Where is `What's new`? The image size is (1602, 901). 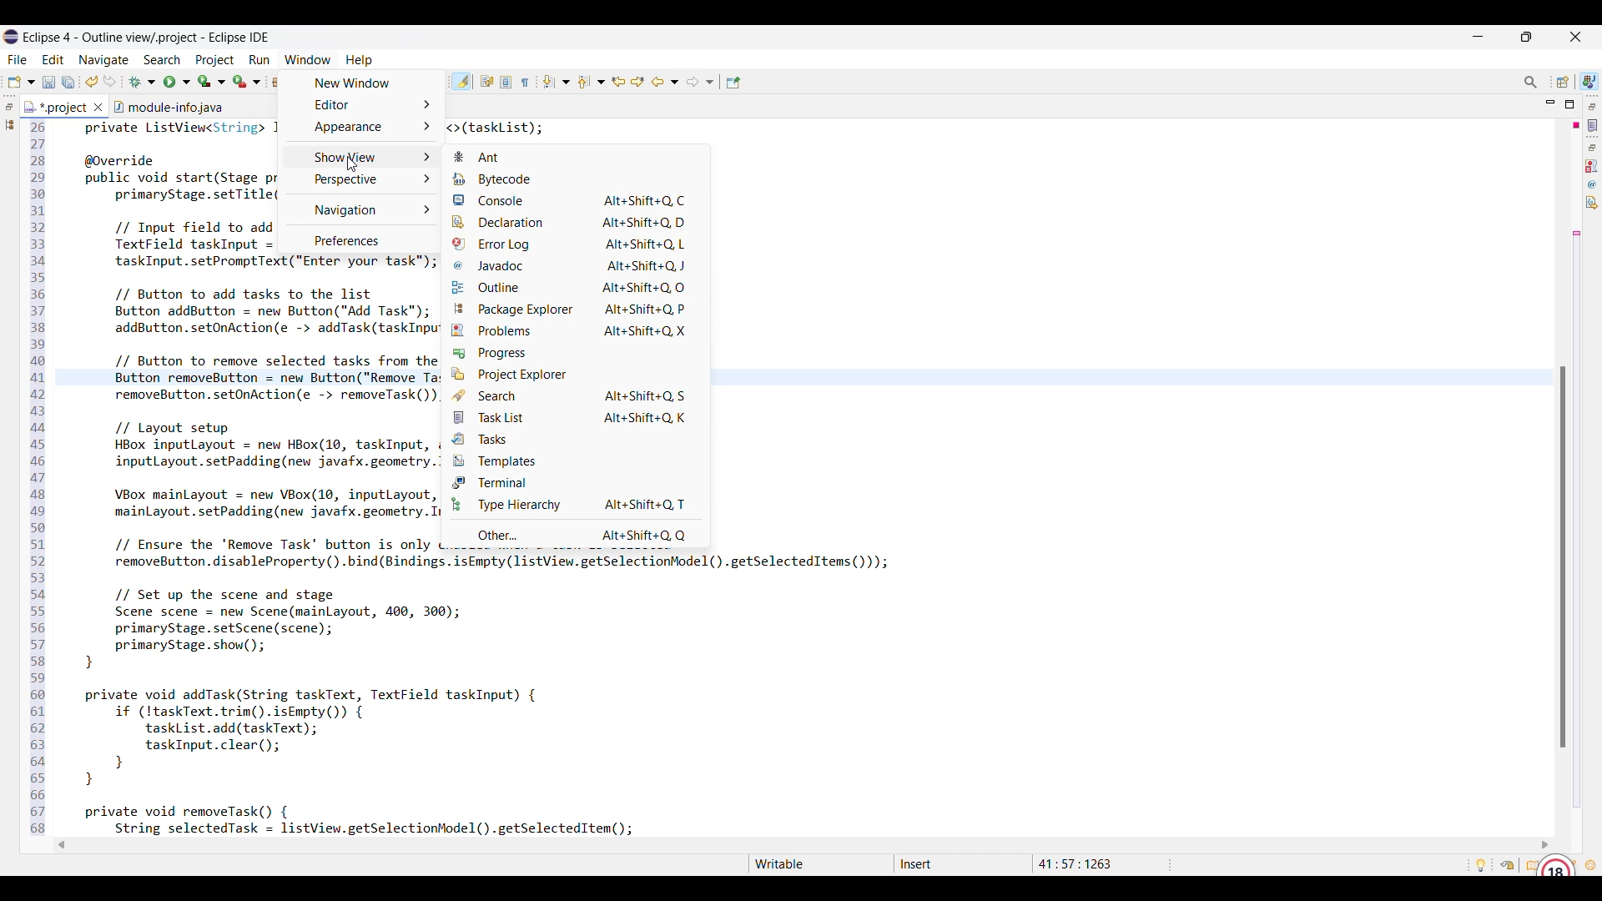
What's new is located at coordinates (1590, 865).